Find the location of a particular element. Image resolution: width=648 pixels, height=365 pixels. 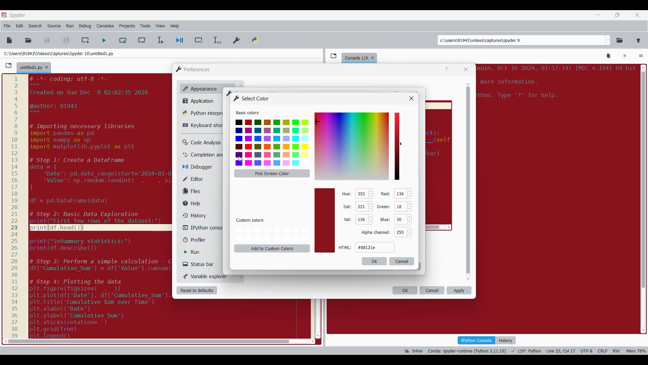

255 is located at coordinates (400, 233).